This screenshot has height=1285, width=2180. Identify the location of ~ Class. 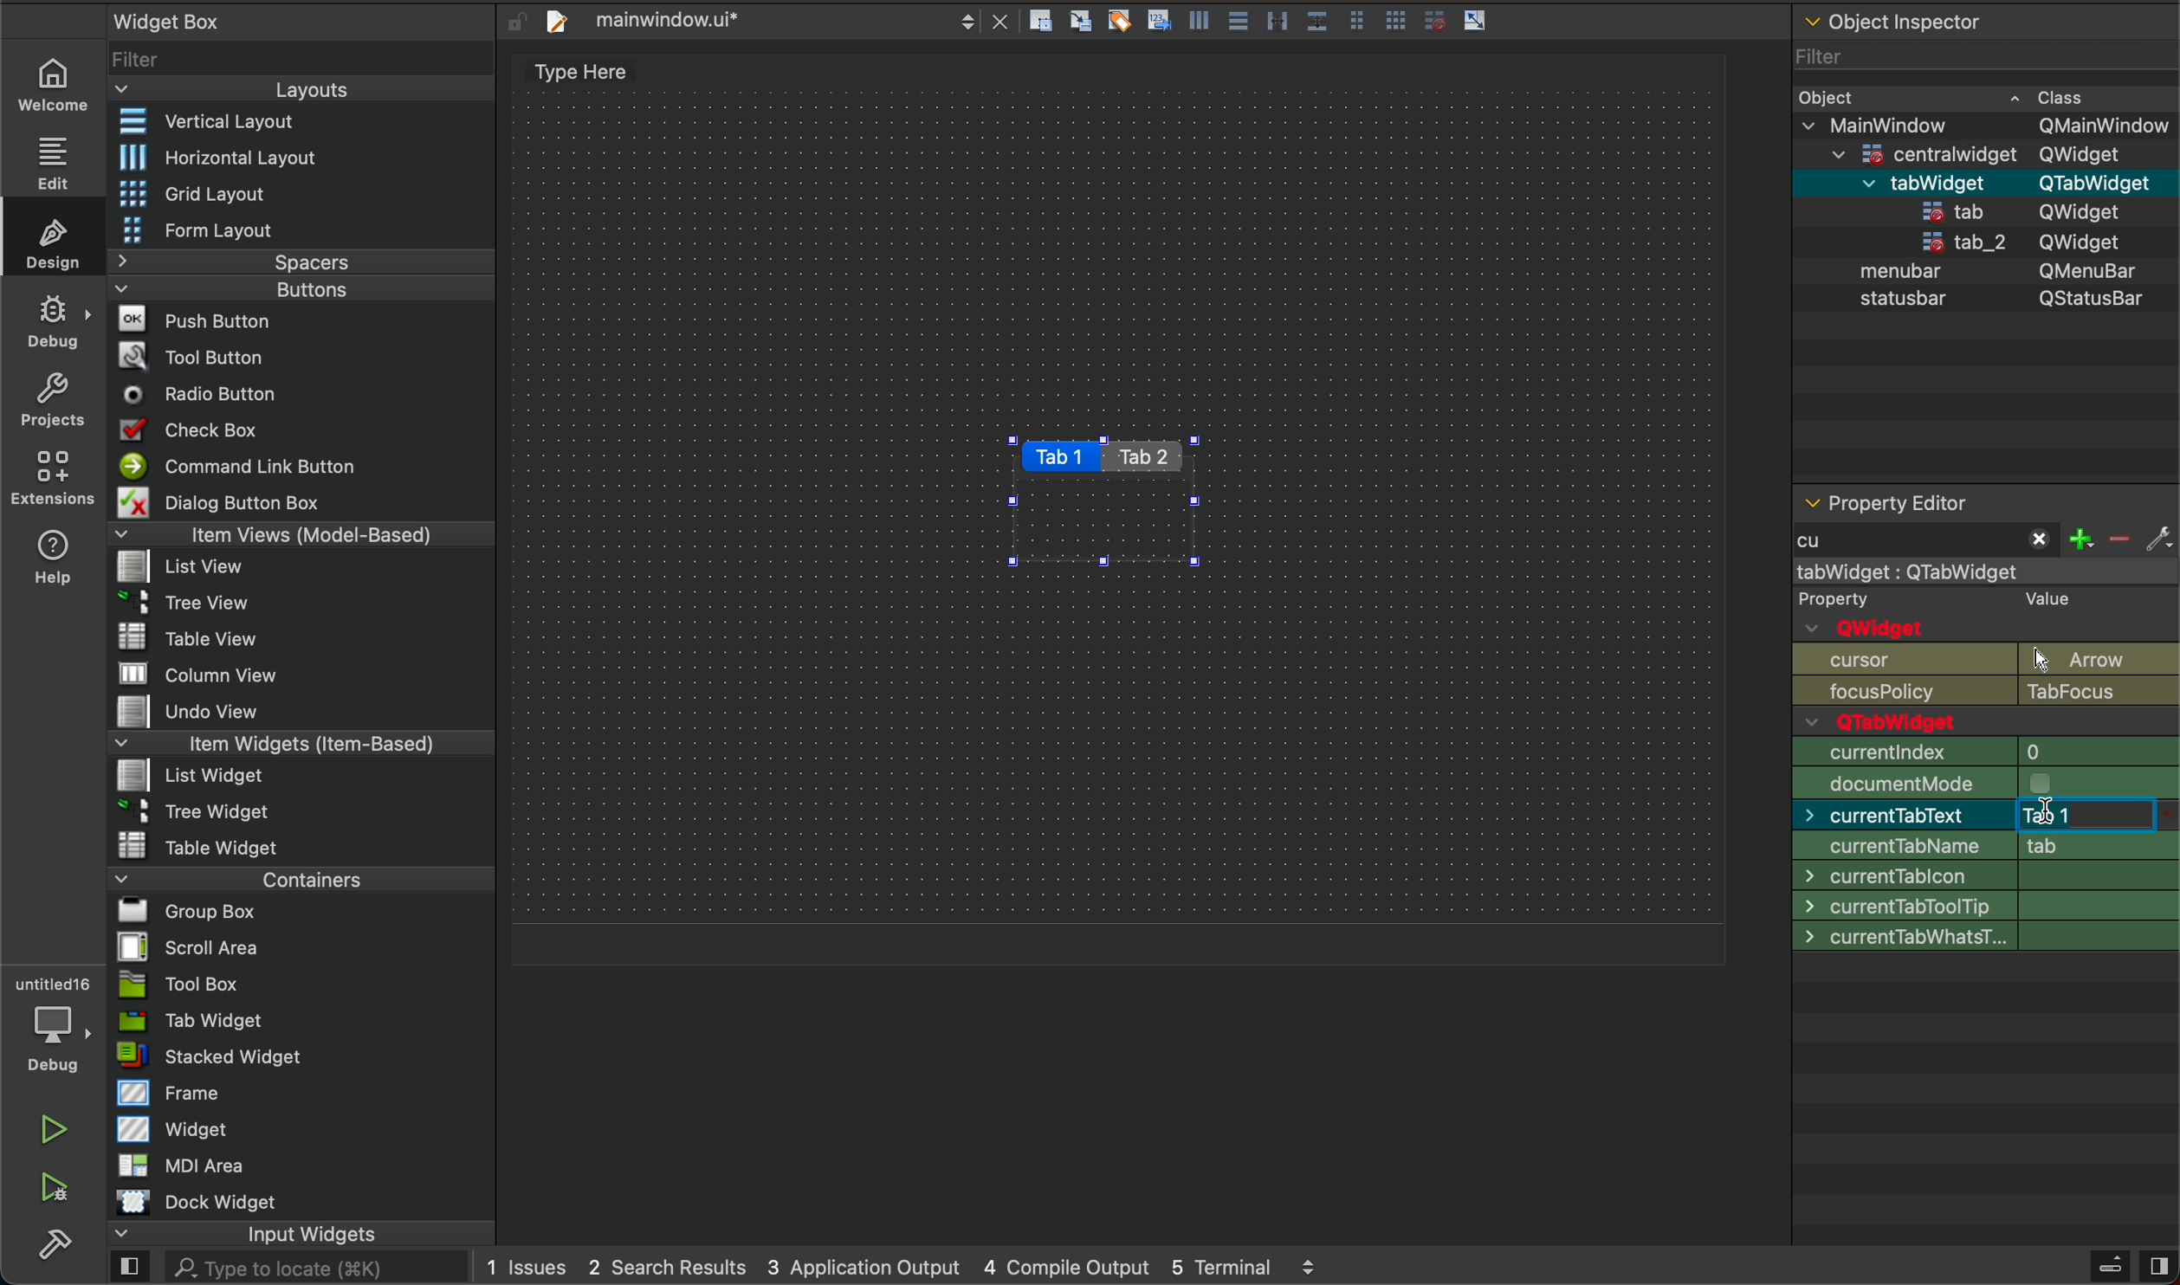
(2053, 92).